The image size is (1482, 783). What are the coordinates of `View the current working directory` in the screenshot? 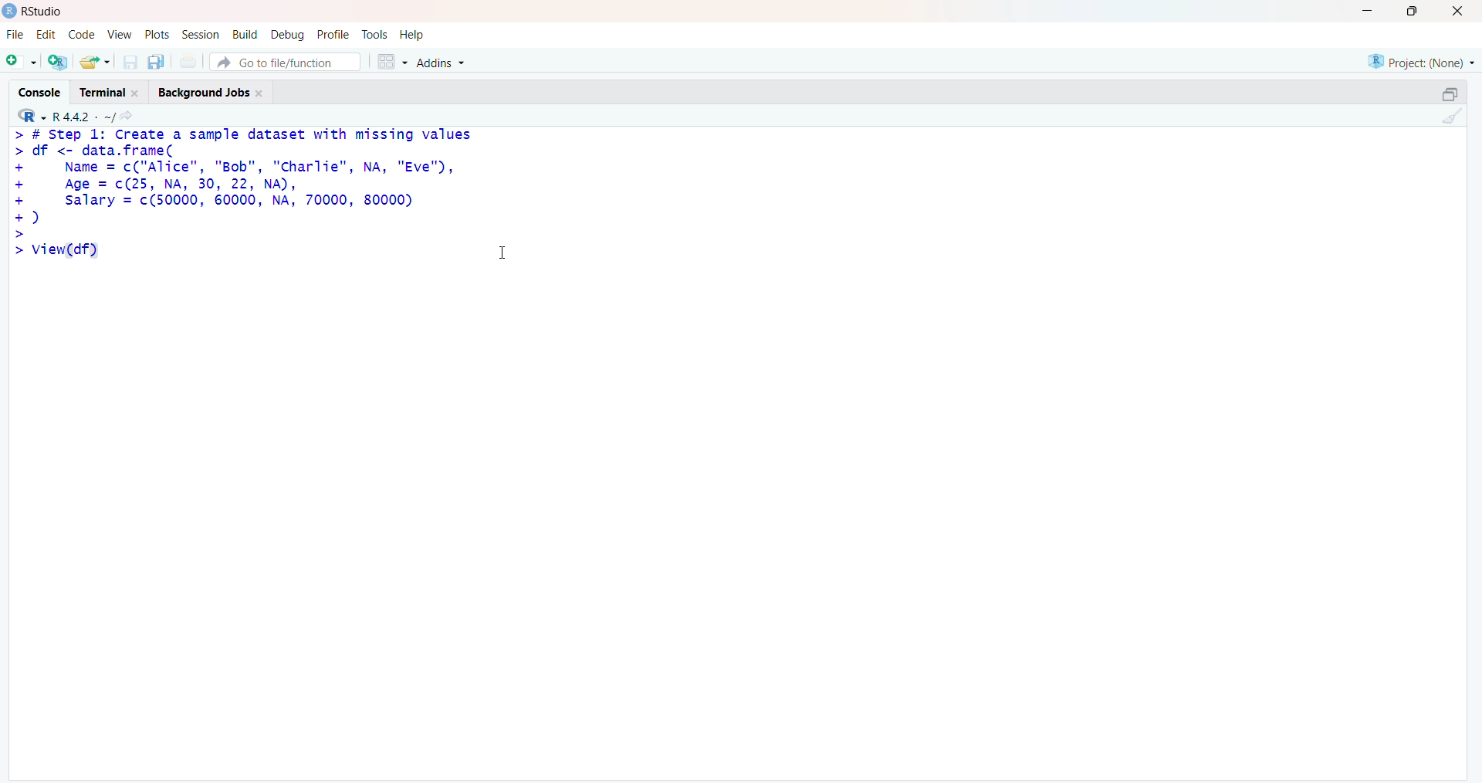 It's located at (133, 117).